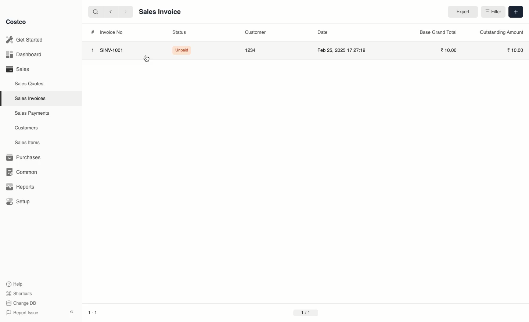 Image resolution: width=529 pixels, height=322 pixels. What do you see at coordinates (254, 32) in the screenshot?
I see `Customer` at bounding box center [254, 32].